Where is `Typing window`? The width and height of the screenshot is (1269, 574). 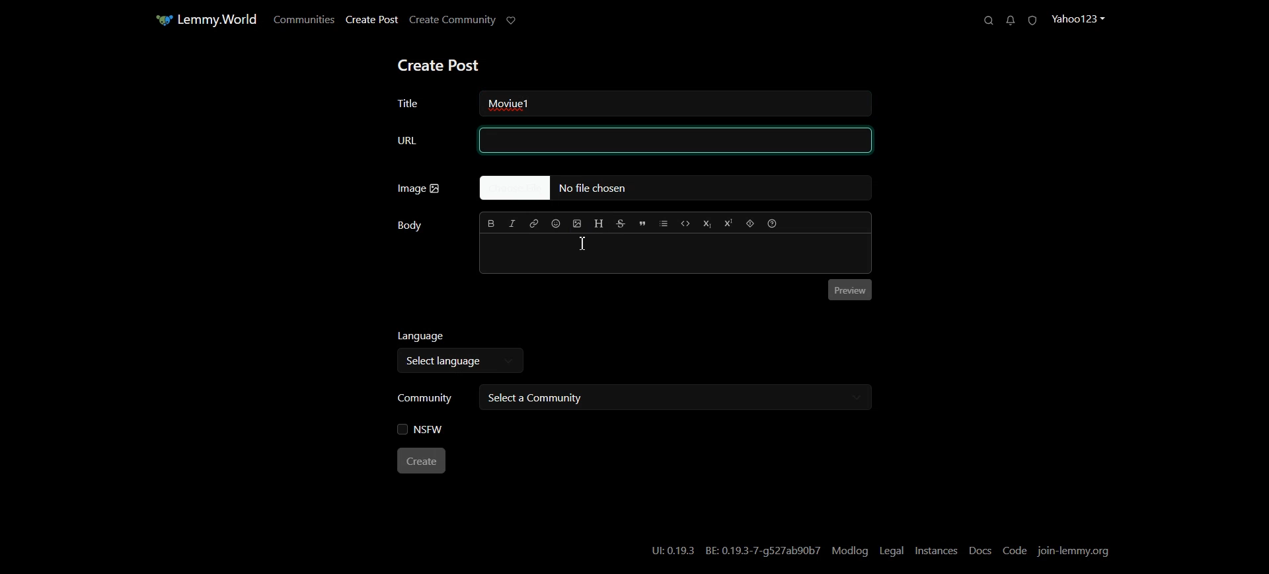 Typing window is located at coordinates (673, 253).